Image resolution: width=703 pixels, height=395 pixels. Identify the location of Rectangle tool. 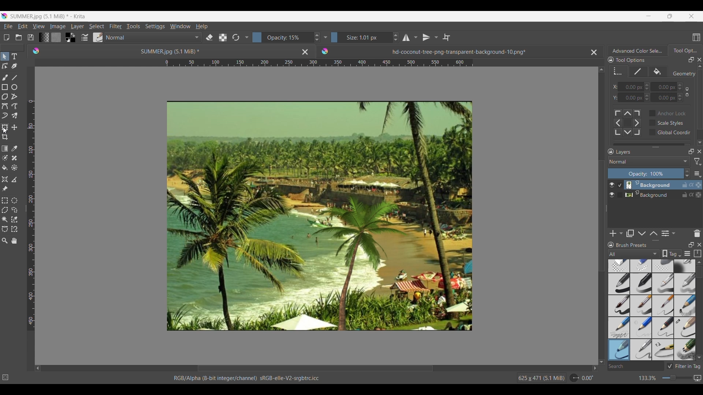
(4, 87).